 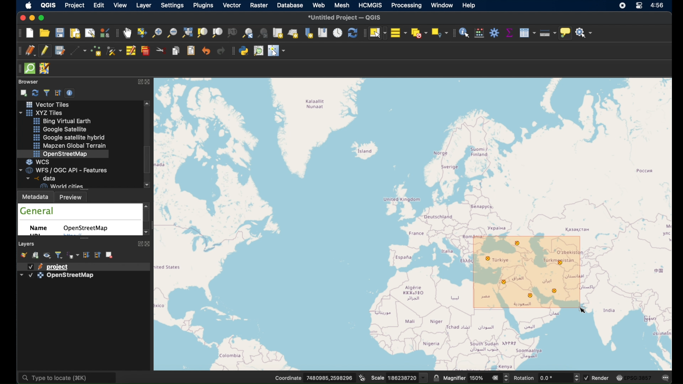 I want to click on project toolbar, so click(x=18, y=34).